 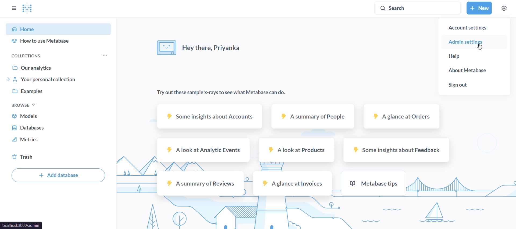 What do you see at coordinates (479, 47) in the screenshot?
I see `Cursor` at bounding box center [479, 47].